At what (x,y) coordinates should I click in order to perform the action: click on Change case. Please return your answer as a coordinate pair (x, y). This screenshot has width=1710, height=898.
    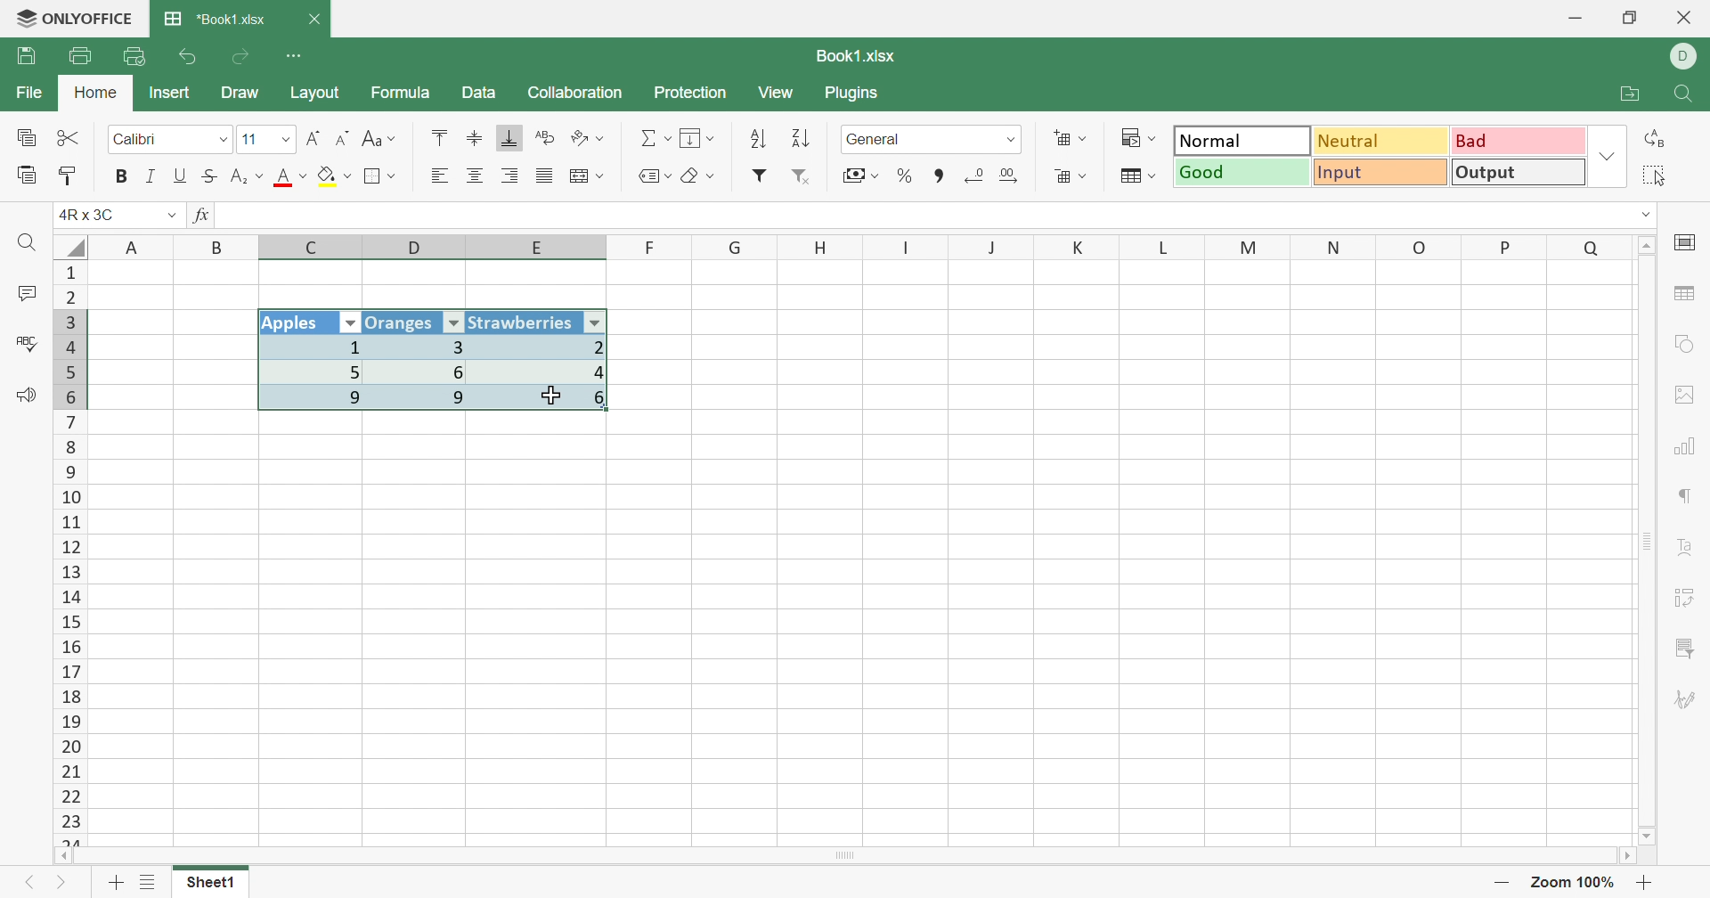
    Looking at the image, I should click on (379, 140).